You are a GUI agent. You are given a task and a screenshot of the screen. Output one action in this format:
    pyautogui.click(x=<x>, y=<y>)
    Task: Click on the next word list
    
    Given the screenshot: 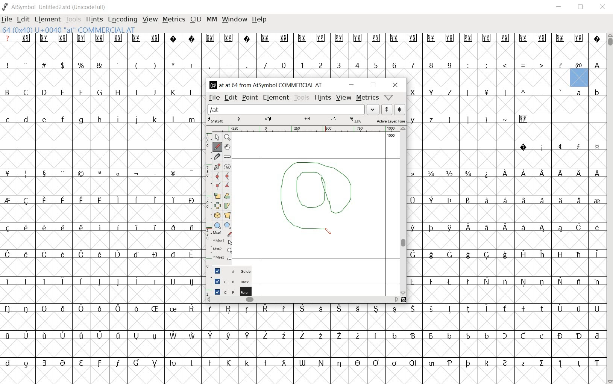 What is the action you would take?
    pyautogui.click(x=400, y=109)
    